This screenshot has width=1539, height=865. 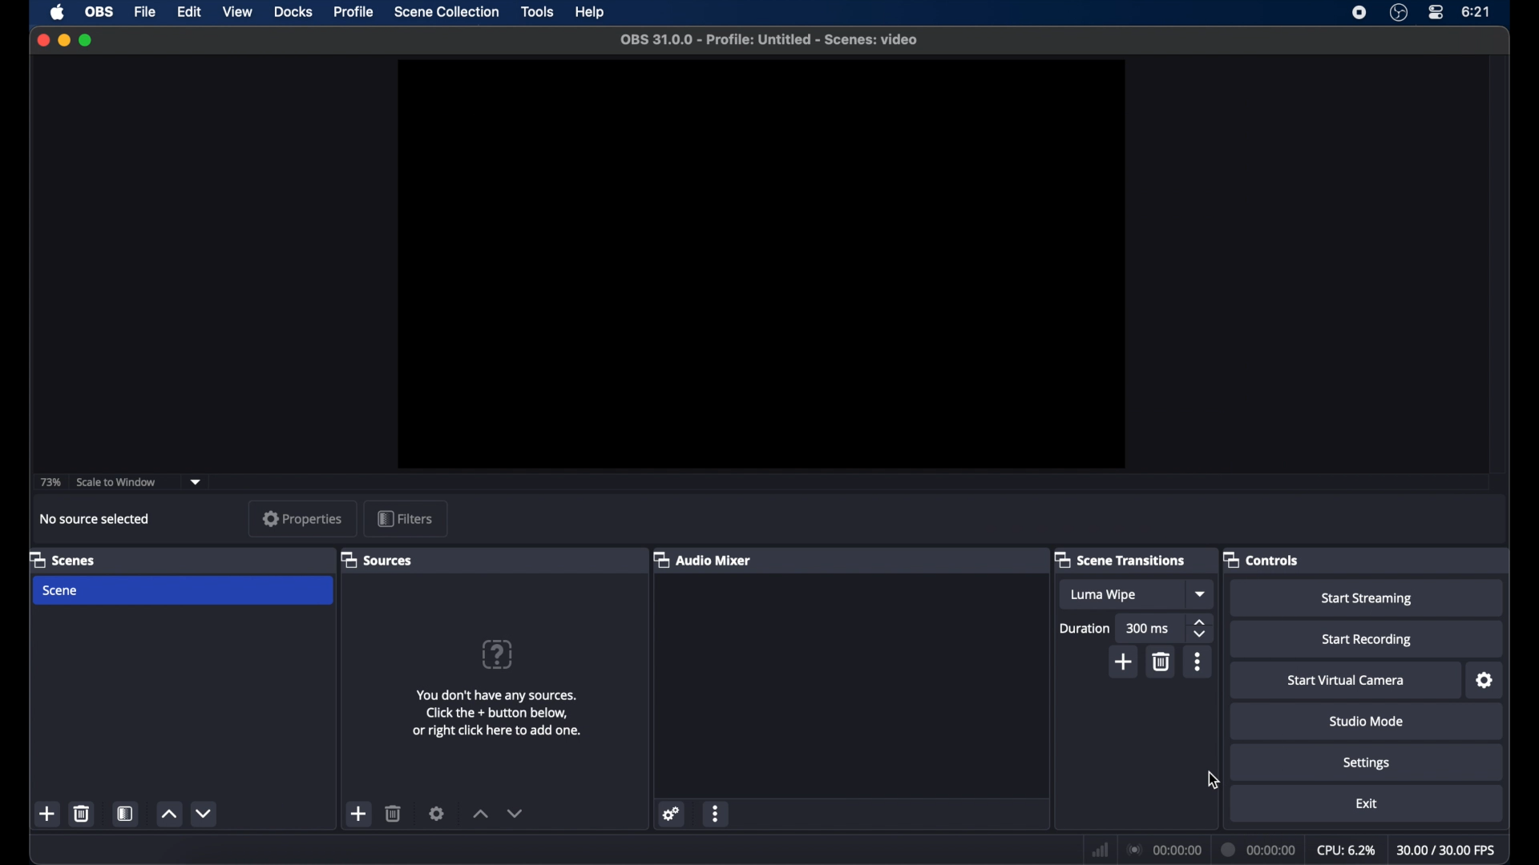 I want to click on , so click(x=446, y=13).